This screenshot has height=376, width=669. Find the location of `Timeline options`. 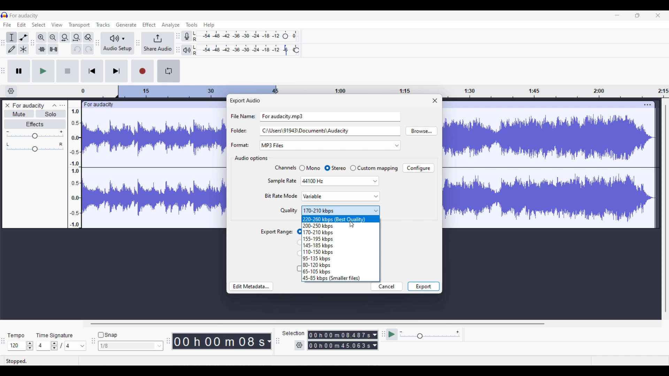

Timeline options is located at coordinates (11, 91).